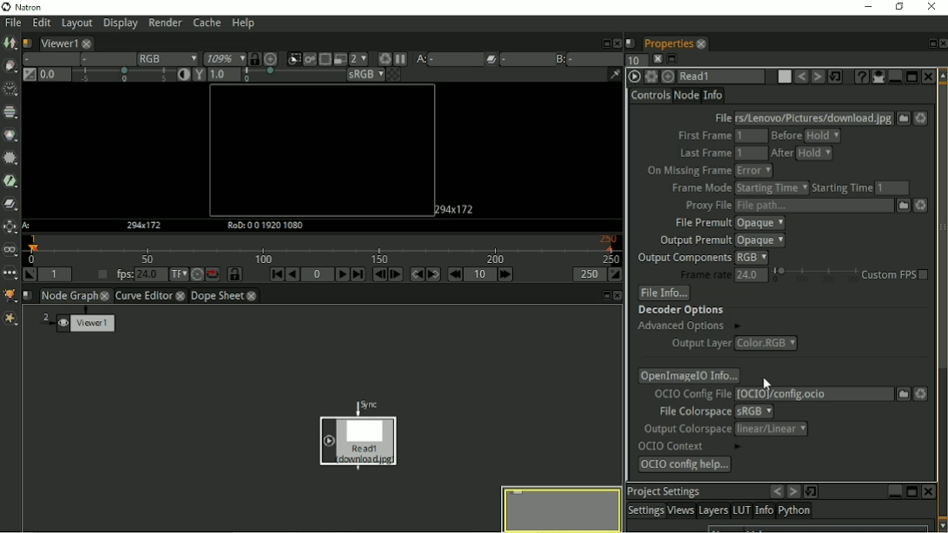 Image resolution: width=948 pixels, height=533 pixels. I want to click on maximize pane, so click(674, 59).